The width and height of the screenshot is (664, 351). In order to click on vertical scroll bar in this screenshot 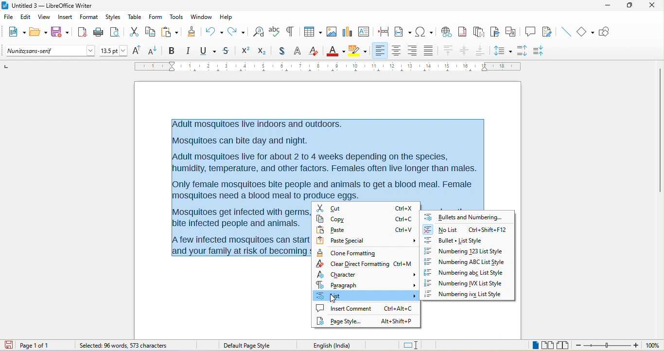, I will do `click(660, 129)`.